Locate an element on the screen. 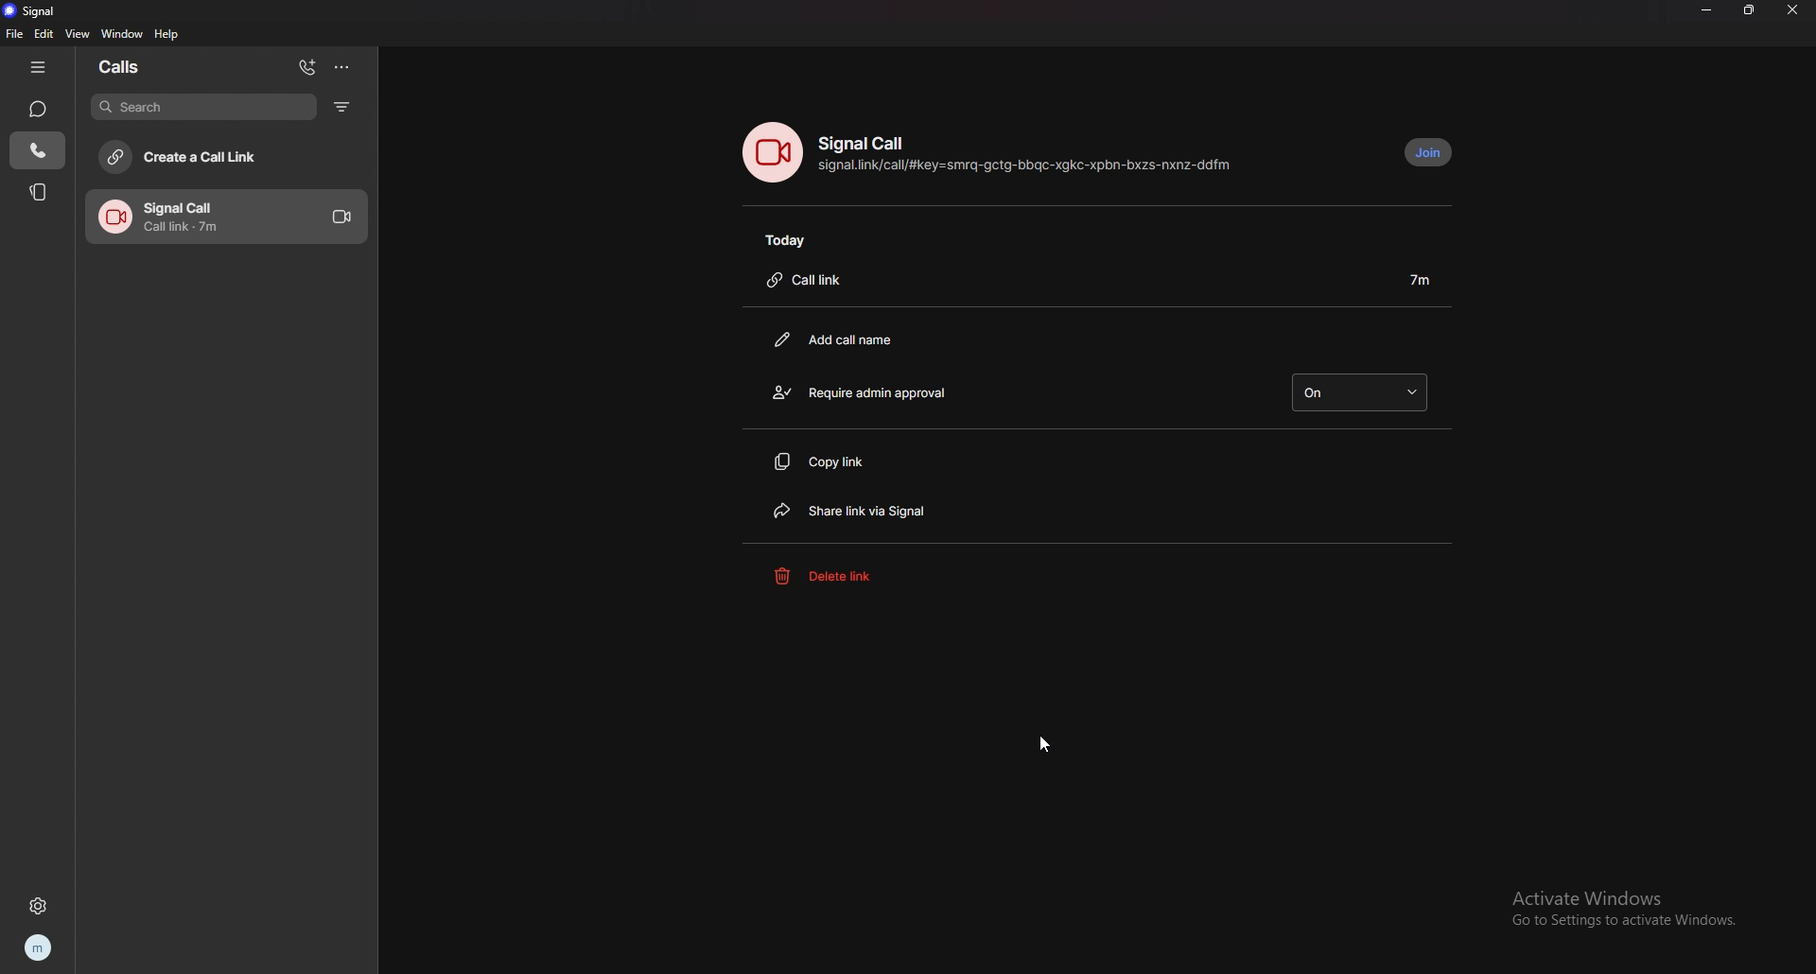  window is located at coordinates (122, 34).